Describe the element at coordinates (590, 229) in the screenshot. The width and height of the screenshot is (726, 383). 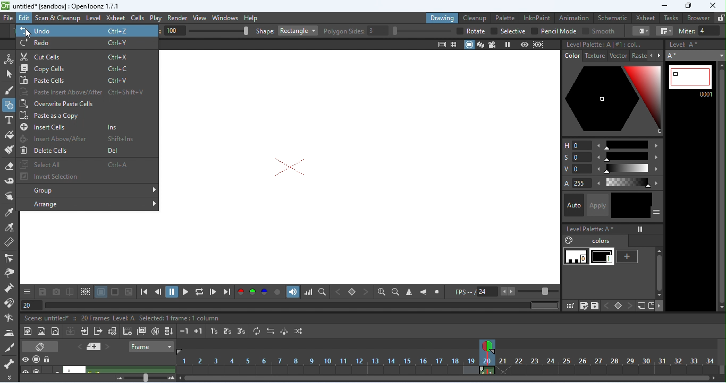
I see `level palette A` at that location.